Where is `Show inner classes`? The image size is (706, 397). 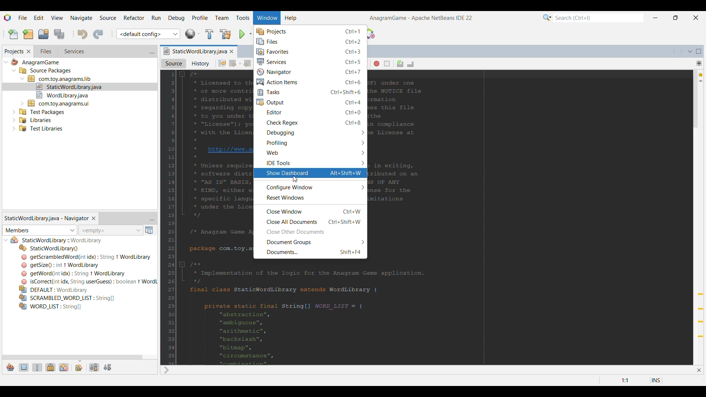
Show inner classes is located at coordinates (64, 368).